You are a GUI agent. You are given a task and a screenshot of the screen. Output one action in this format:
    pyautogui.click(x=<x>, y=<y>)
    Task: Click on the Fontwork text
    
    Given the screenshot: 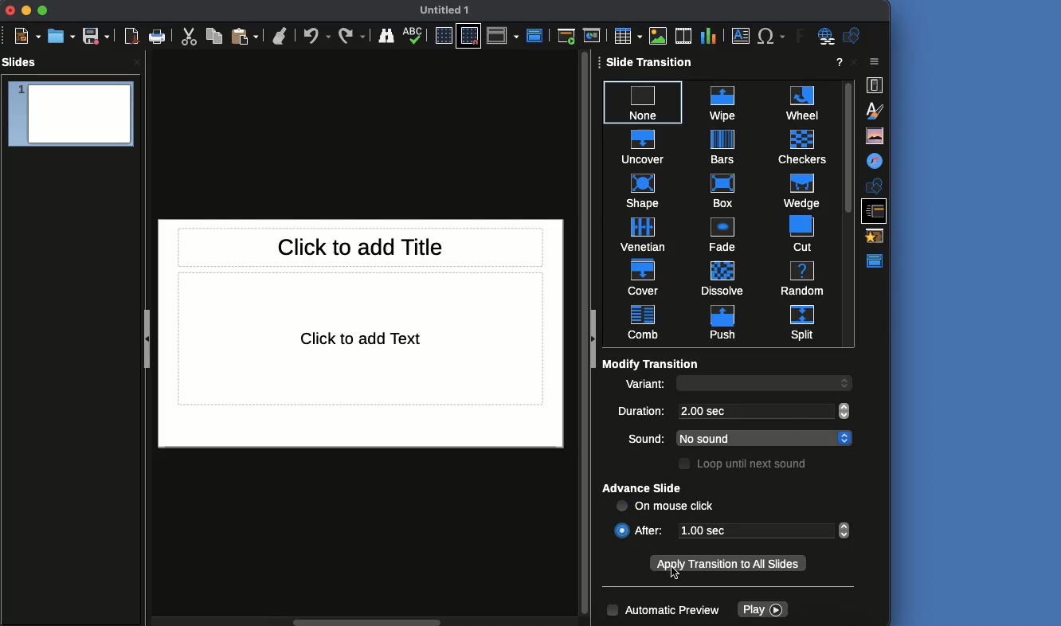 What is the action you would take?
    pyautogui.click(x=797, y=37)
    